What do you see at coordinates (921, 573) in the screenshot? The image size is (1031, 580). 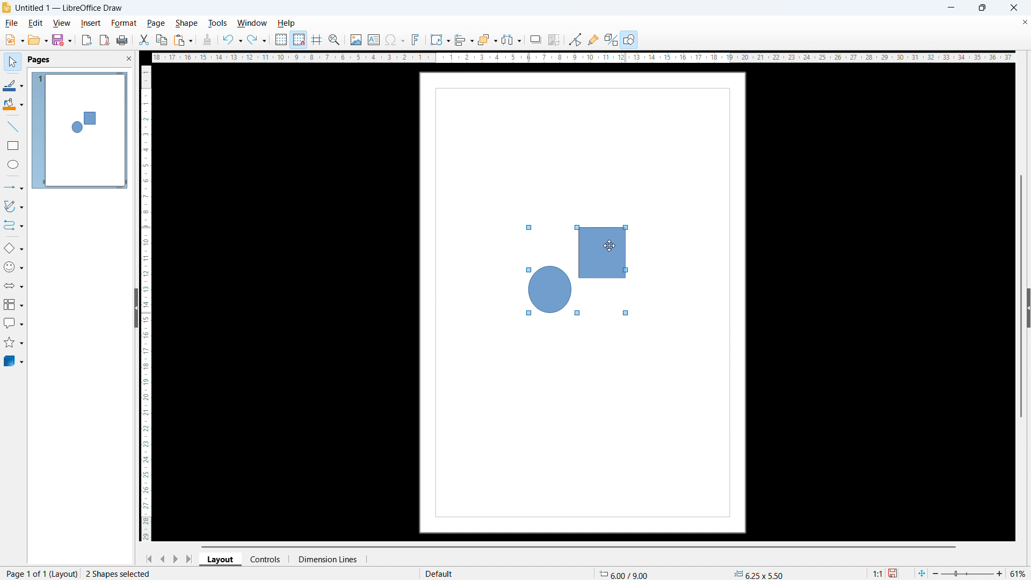 I see `fit to page` at bounding box center [921, 573].